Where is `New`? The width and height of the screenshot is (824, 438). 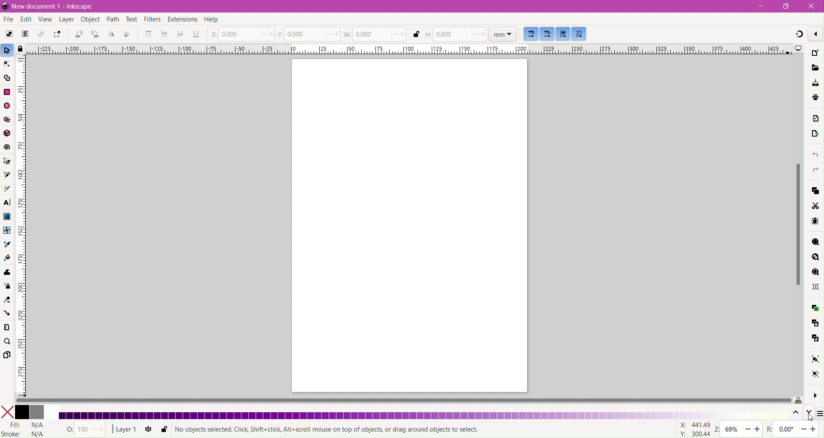 New is located at coordinates (815, 53).